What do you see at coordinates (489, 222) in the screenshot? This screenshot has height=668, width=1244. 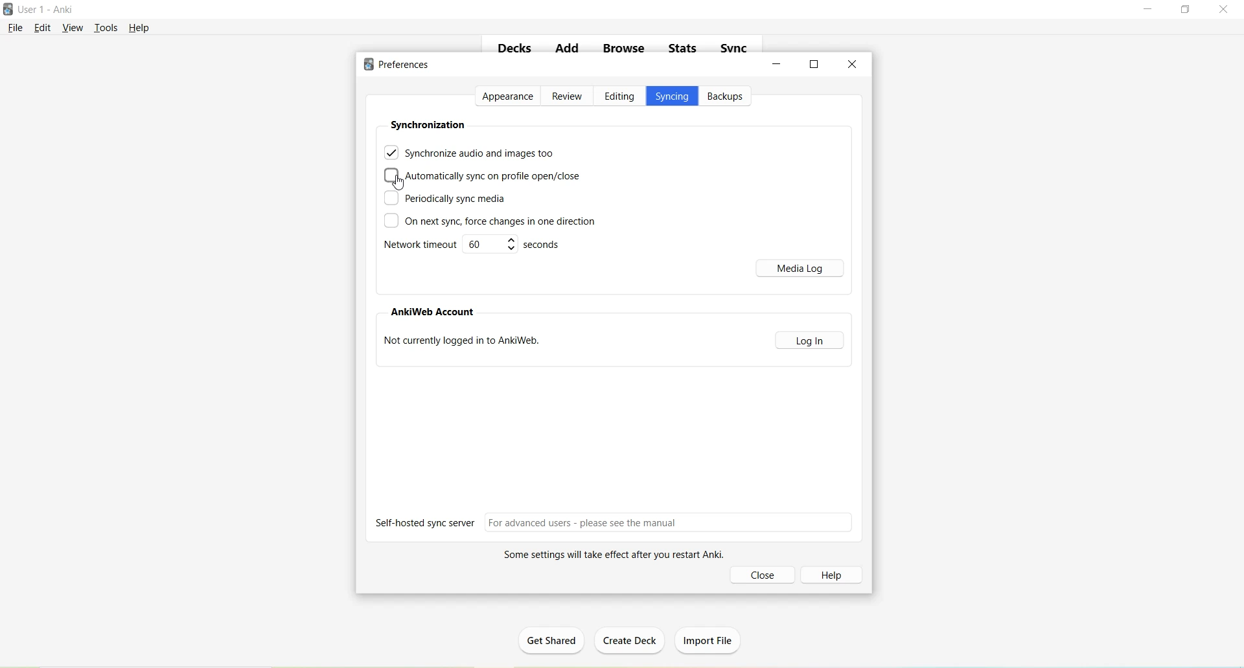 I see `On next sync, force changes in one direction` at bounding box center [489, 222].